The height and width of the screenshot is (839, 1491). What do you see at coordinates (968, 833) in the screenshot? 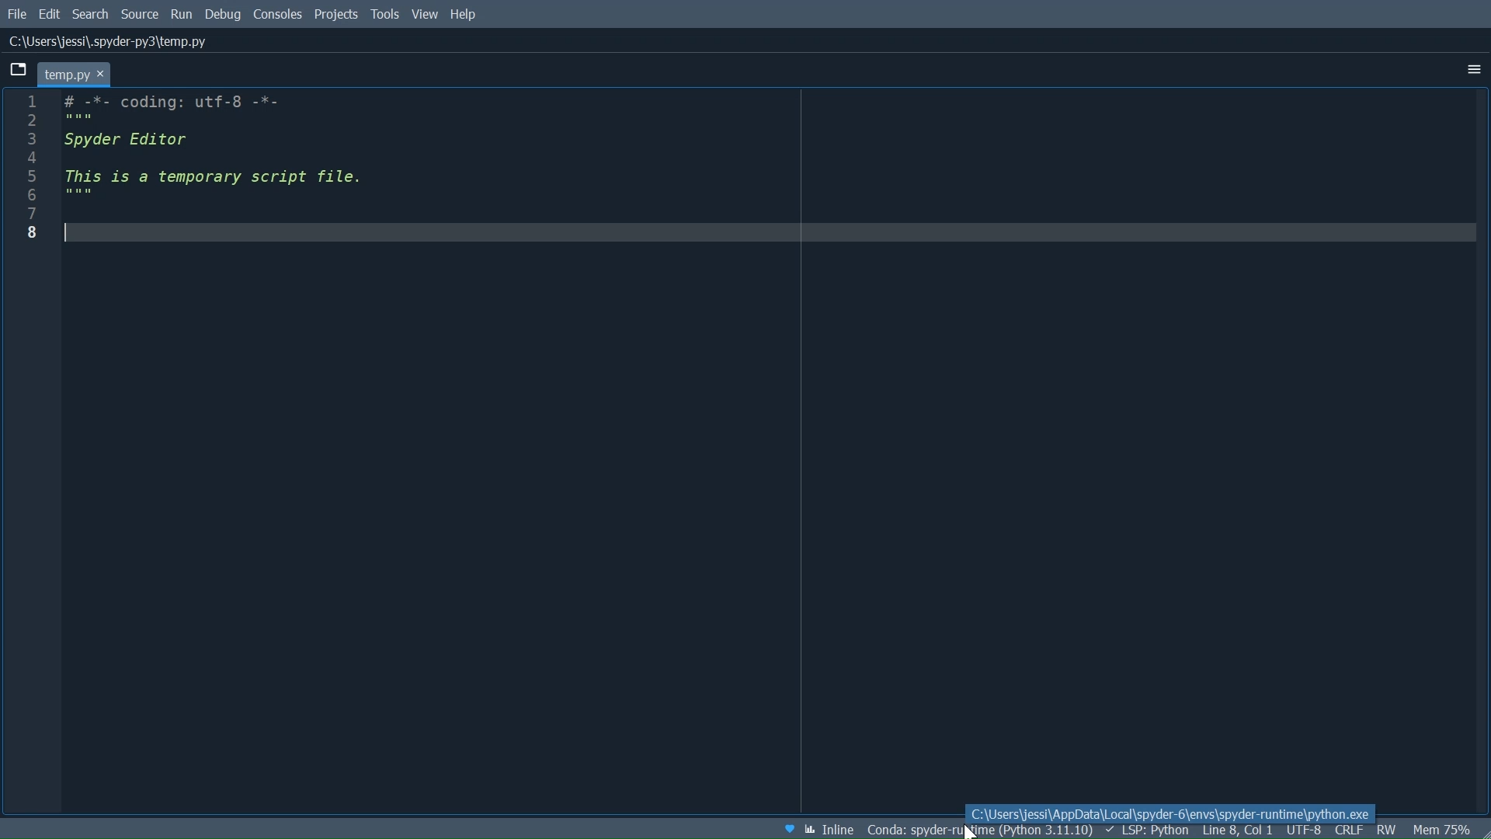
I see `` at bounding box center [968, 833].